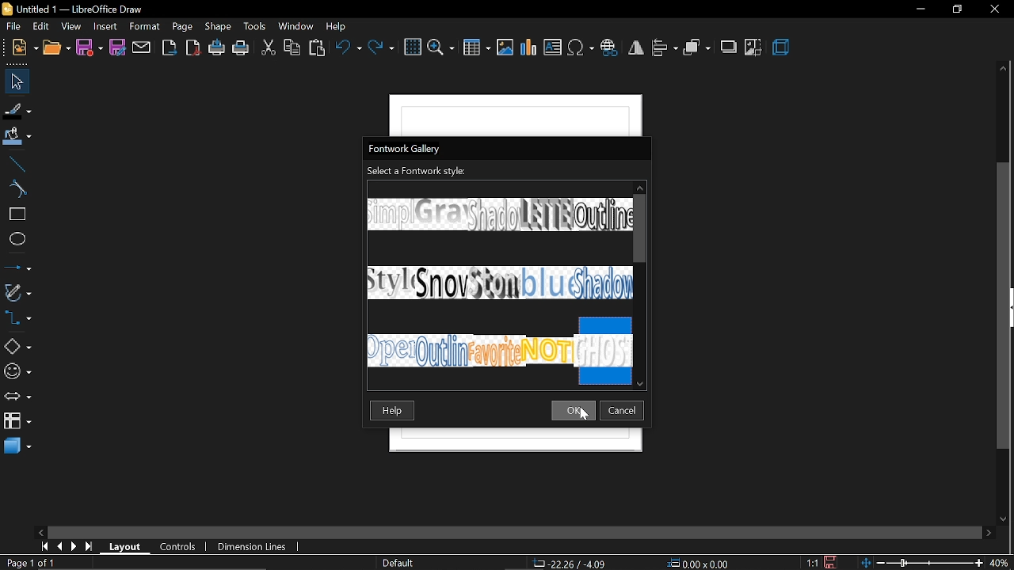 The image size is (1014, 570). What do you see at coordinates (382, 49) in the screenshot?
I see `redo` at bounding box center [382, 49].